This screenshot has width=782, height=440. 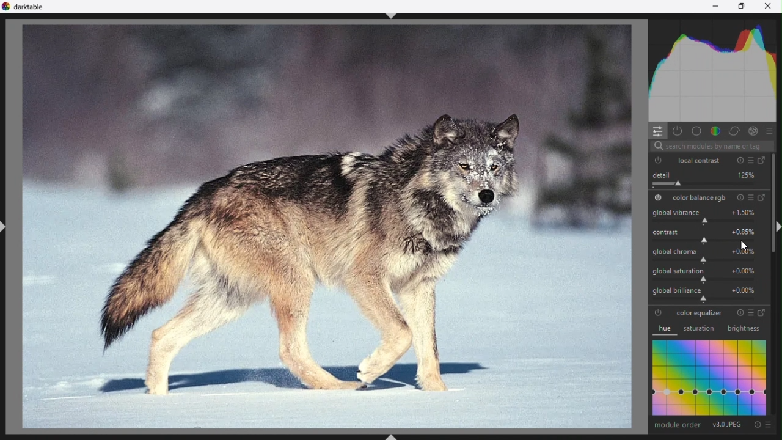 What do you see at coordinates (750, 159) in the screenshot?
I see `presets` at bounding box center [750, 159].